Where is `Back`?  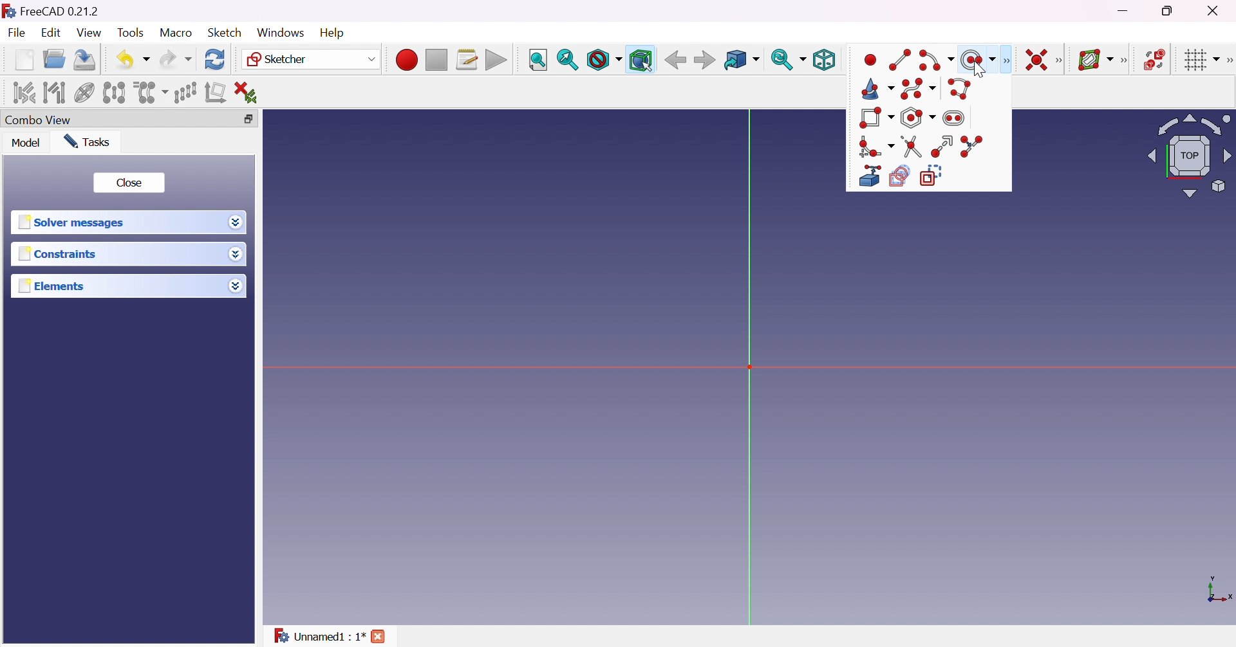
Back is located at coordinates (675, 59).